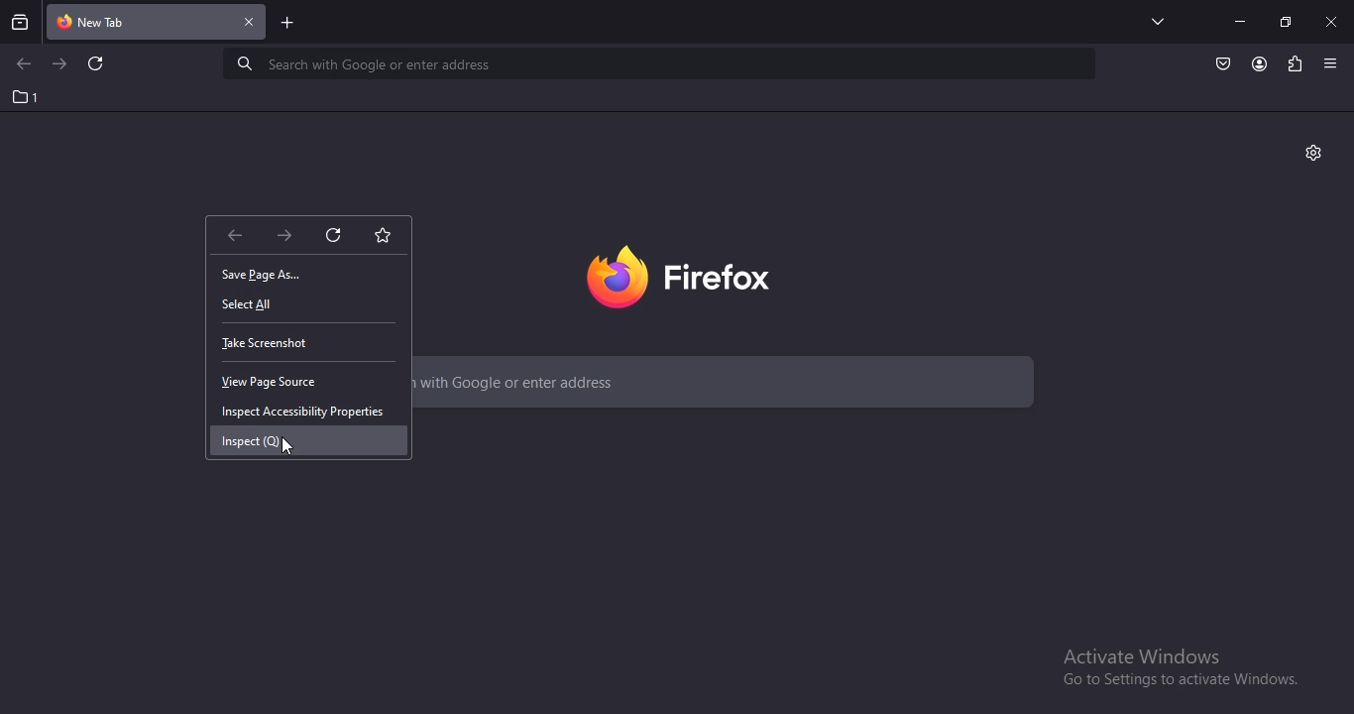 This screenshot has width=1354, height=714. I want to click on close, so click(1333, 21).